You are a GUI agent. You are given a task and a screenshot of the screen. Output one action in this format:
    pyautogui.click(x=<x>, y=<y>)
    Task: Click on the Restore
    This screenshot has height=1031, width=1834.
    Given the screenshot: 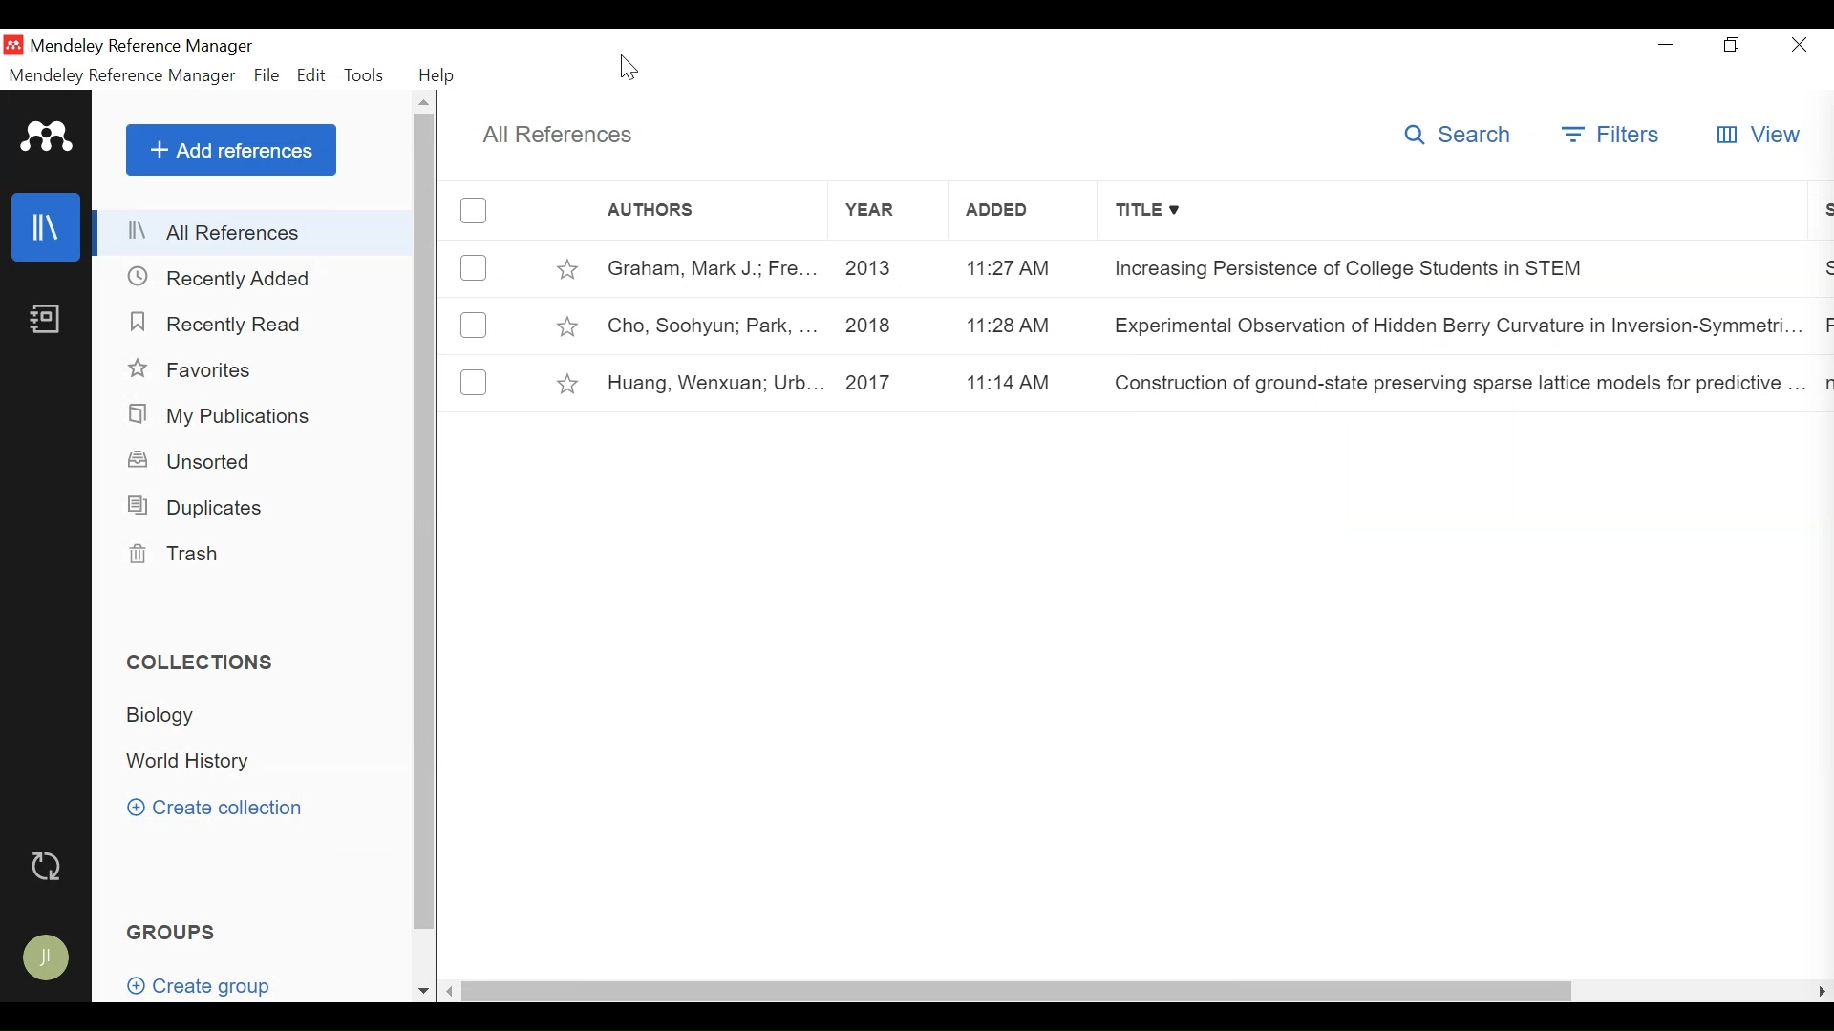 What is the action you would take?
    pyautogui.click(x=1733, y=45)
    